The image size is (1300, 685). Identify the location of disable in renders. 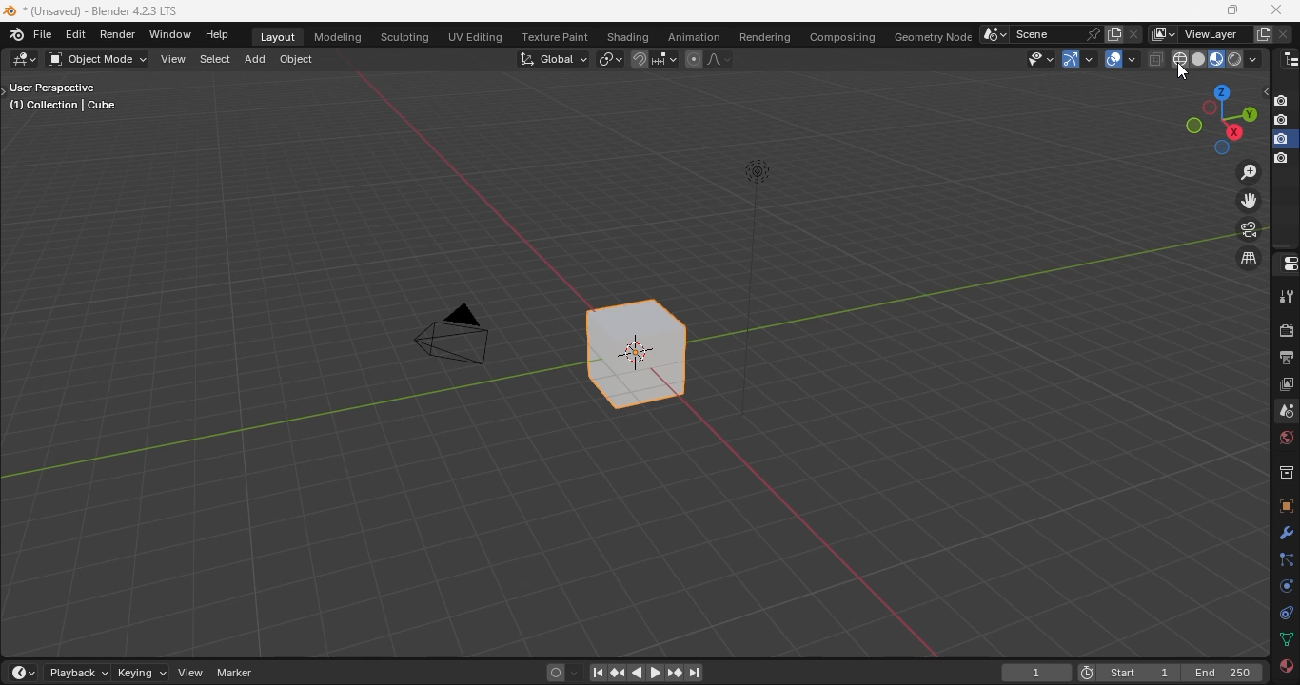
(1284, 160).